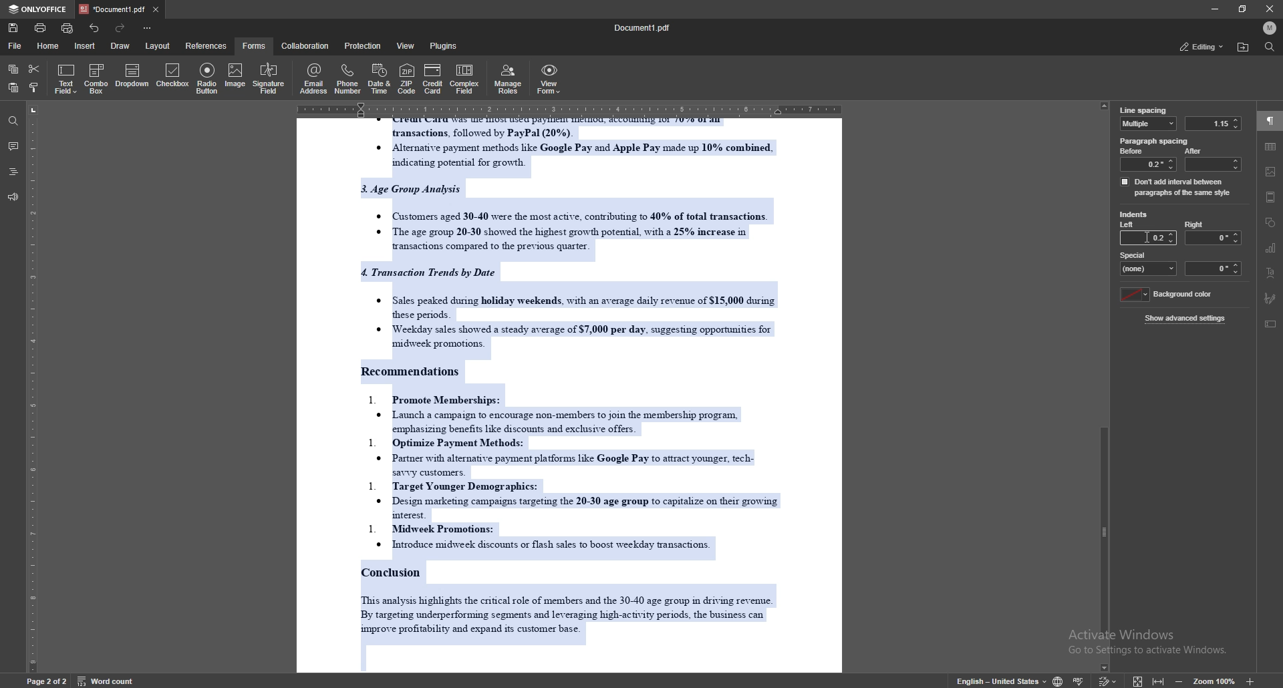 This screenshot has width=1283, height=688. What do you see at coordinates (40, 9) in the screenshot?
I see `onlyoffice` at bounding box center [40, 9].